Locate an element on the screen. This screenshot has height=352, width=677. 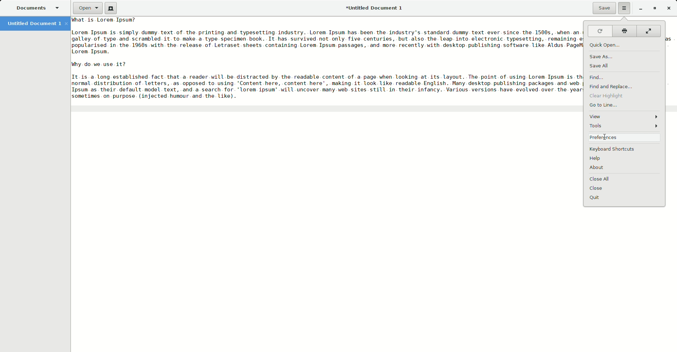
View is located at coordinates (624, 116).